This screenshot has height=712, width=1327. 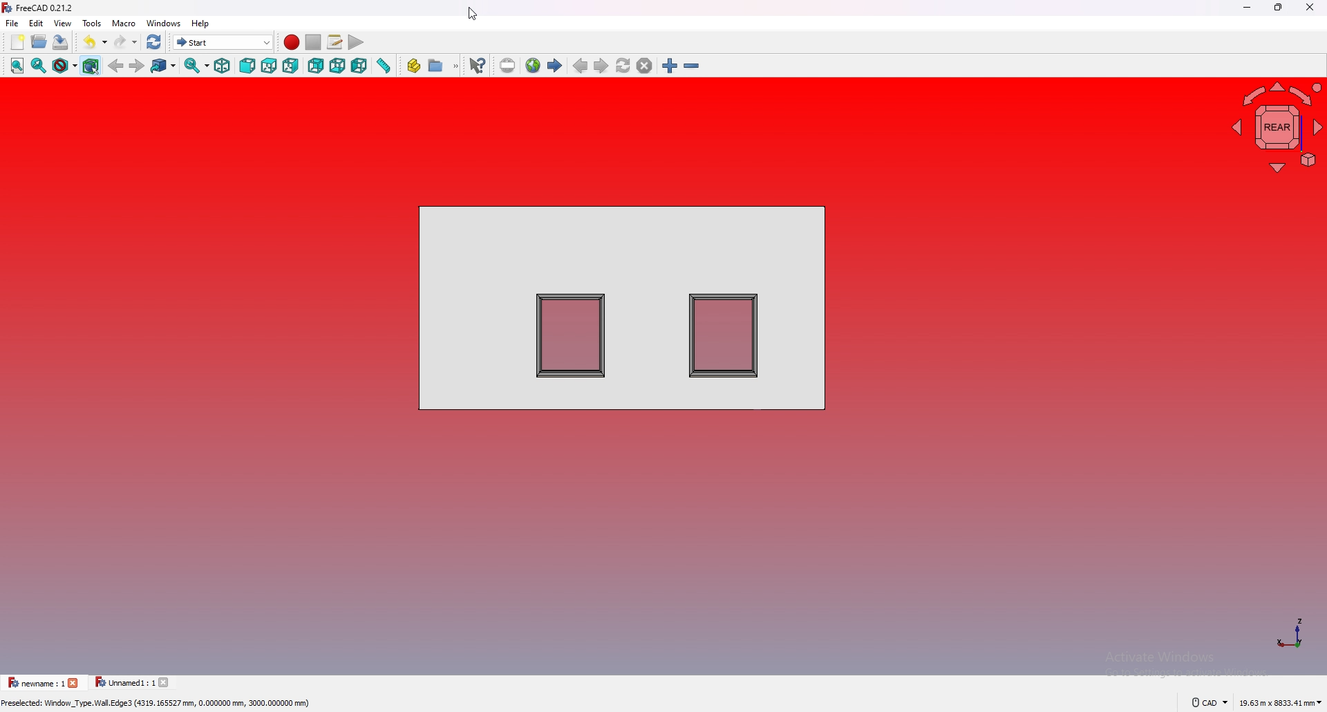 I want to click on Preselected: Window _Type.Wall.Edge3 (4319. 165527 mm, 0.000000 mm, 3000.000000 mm), so click(x=161, y=703).